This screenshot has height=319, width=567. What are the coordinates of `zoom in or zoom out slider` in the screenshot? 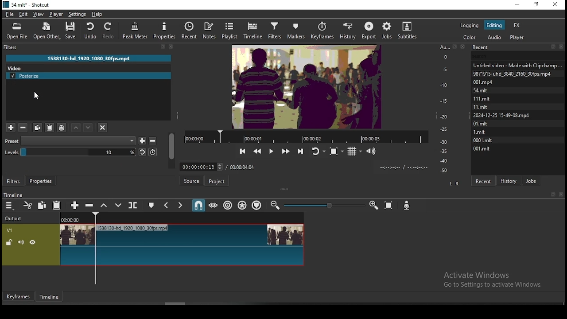 It's located at (322, 205).